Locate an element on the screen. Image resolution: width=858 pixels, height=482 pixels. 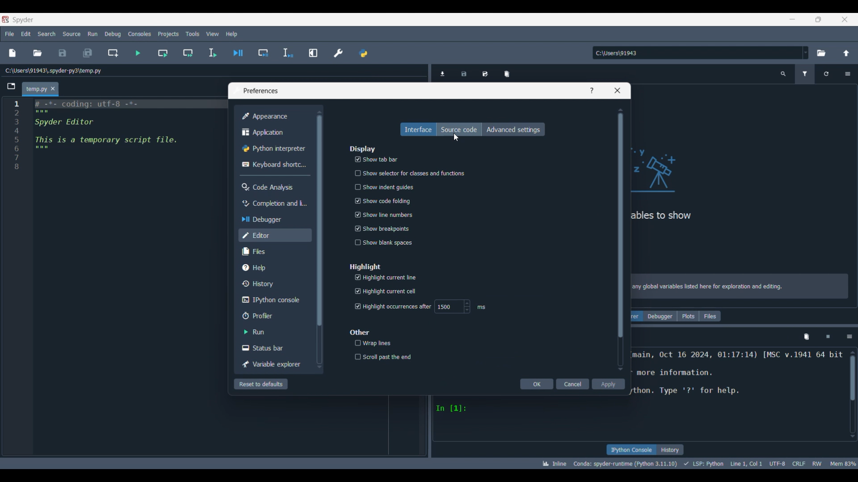
Help is located at coordinates (274, 268).